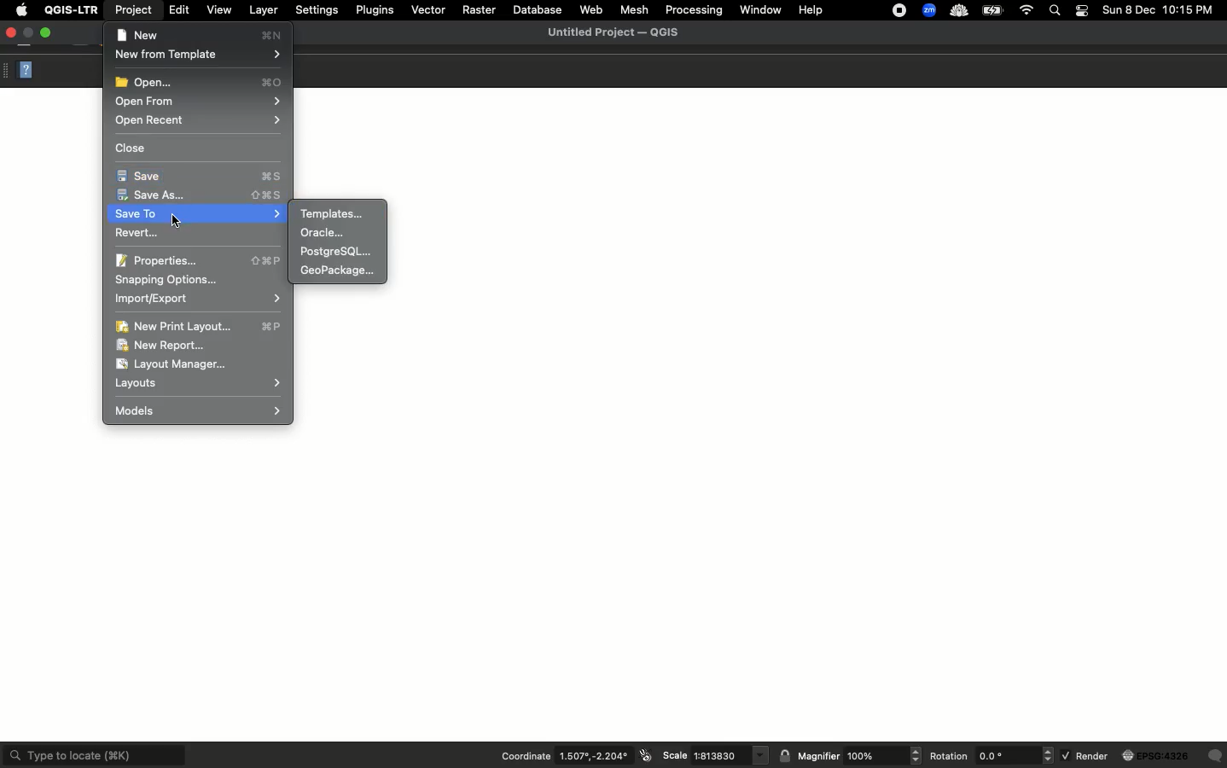  I want to click on Vector, so click(427, 11).